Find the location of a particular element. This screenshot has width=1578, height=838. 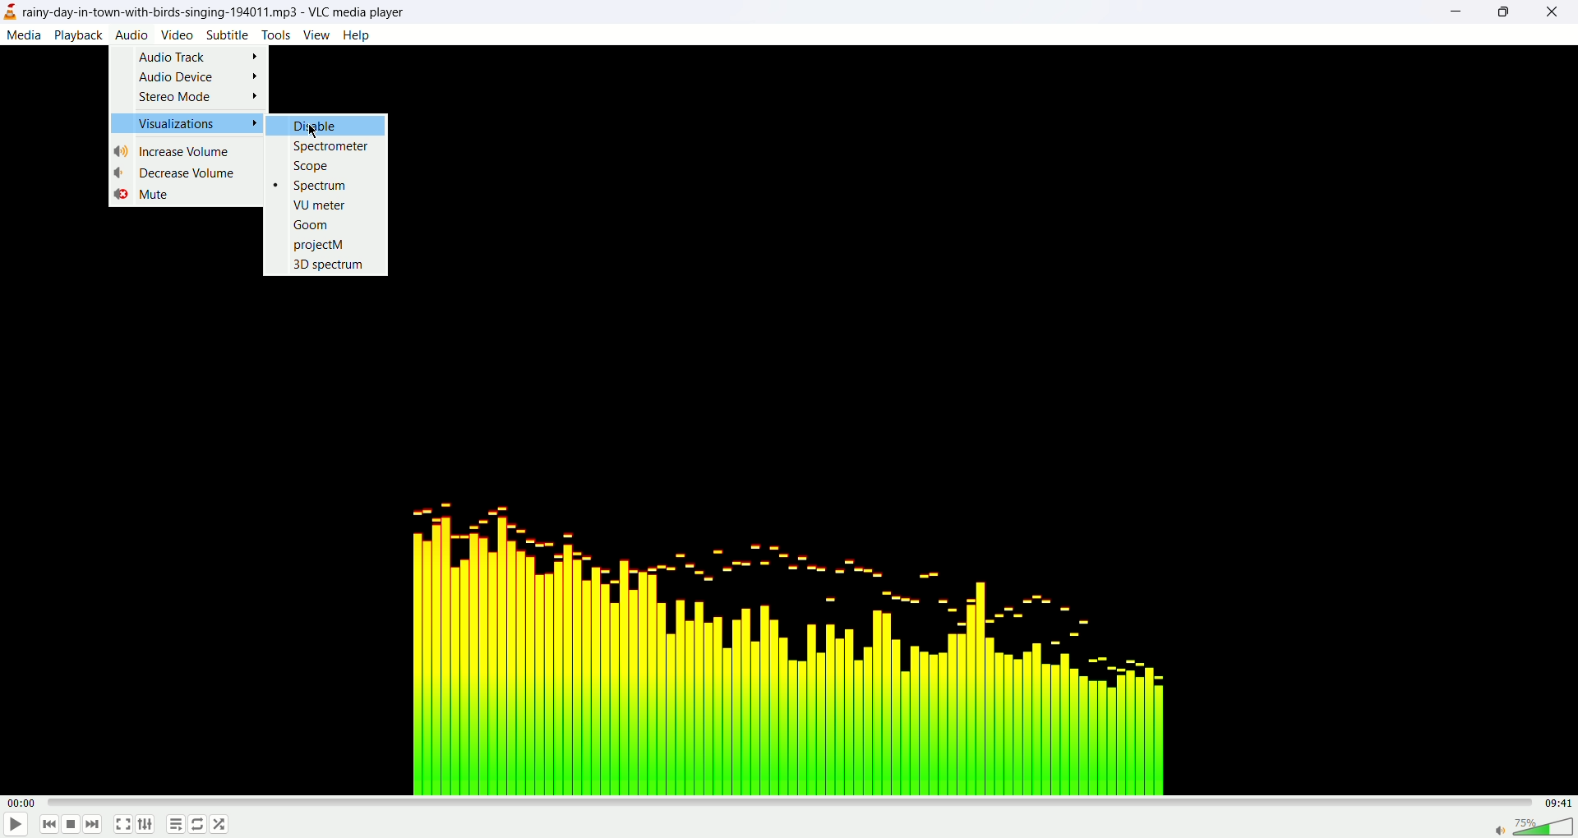

playlist is located at coordinates (172, 826).